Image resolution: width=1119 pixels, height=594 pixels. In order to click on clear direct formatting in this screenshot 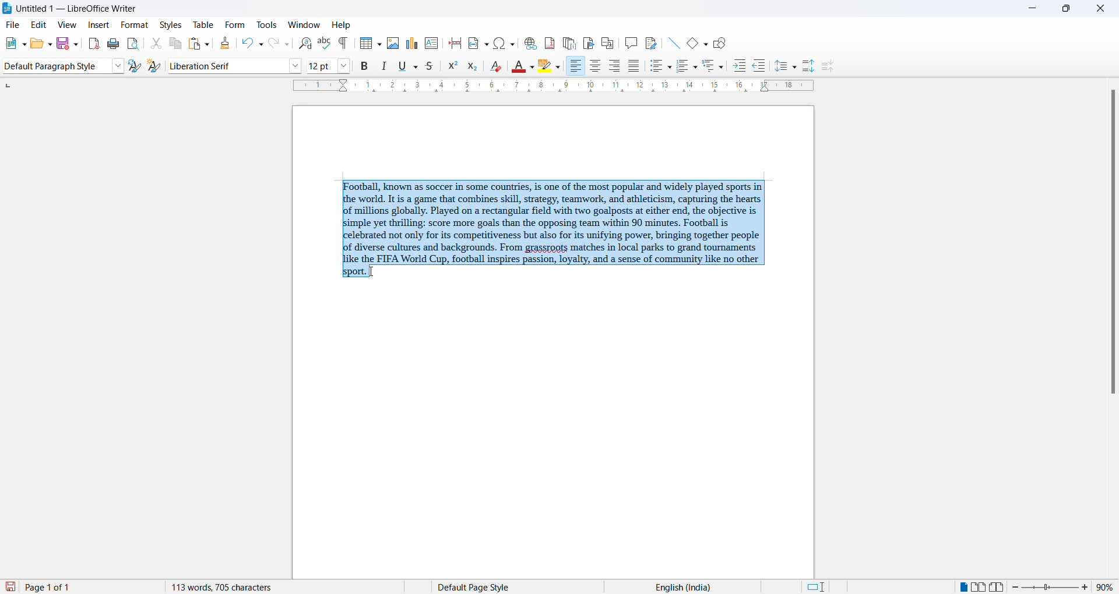, I will do `click(495, 65)`.